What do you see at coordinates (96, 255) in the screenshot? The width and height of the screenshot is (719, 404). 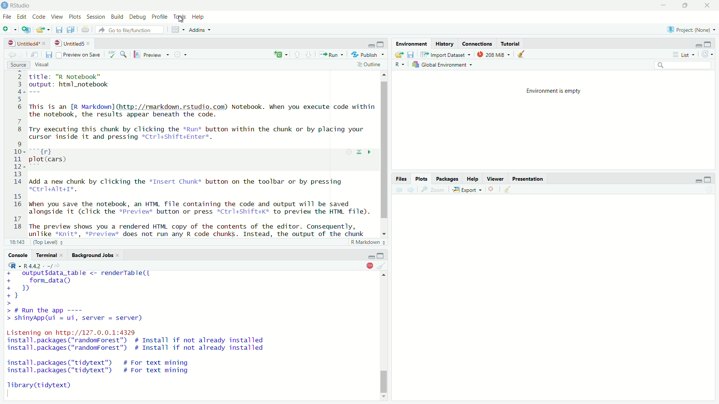 I see `Background Jobs` at bounding box center [96, 255].